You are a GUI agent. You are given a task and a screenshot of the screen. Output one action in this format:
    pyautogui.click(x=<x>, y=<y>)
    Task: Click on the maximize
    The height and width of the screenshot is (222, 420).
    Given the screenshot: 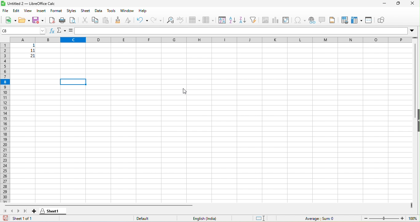 What is the action you would take?
    pyautogui.click(x=399, y=4)
    